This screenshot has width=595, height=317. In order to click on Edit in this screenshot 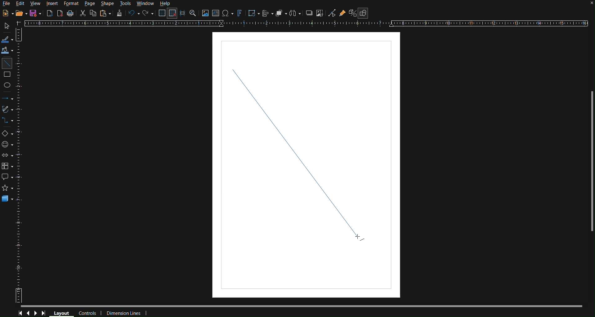, I will do `click(20, 4)`.